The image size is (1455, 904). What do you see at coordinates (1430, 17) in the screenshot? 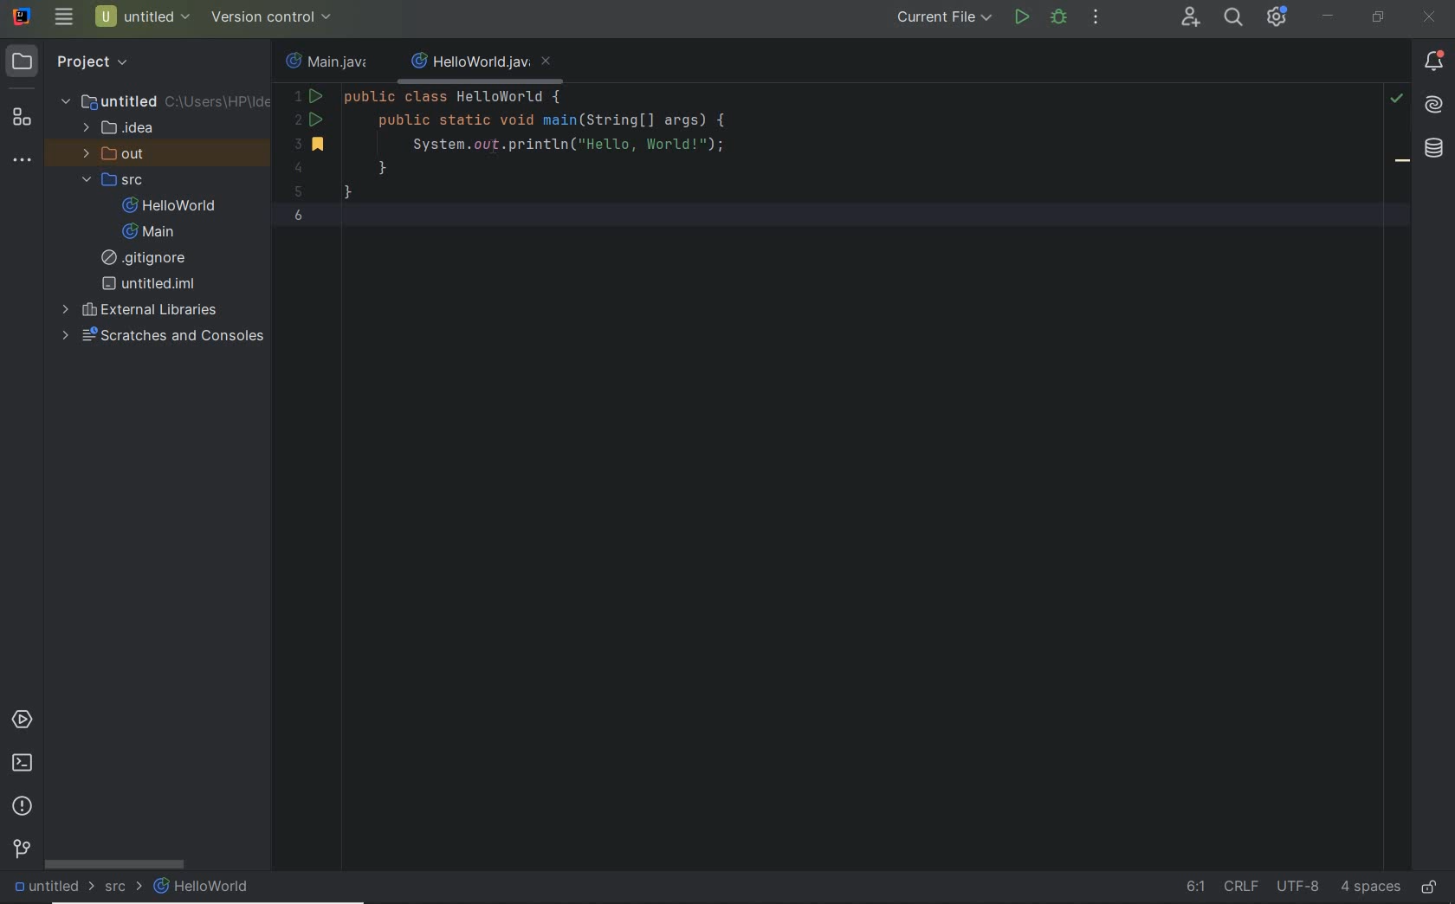
I see `close` at bounding box center [1430, 17].